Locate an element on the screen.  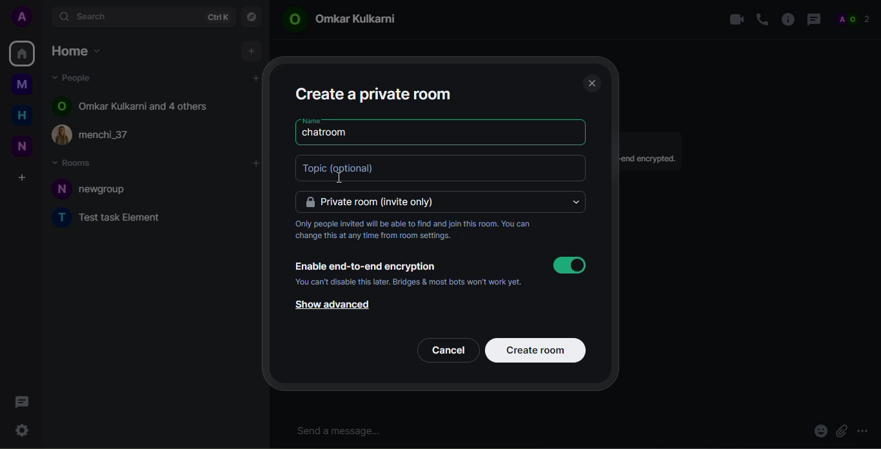
enable end-to-end encryption is located at coordinates (366, 265).